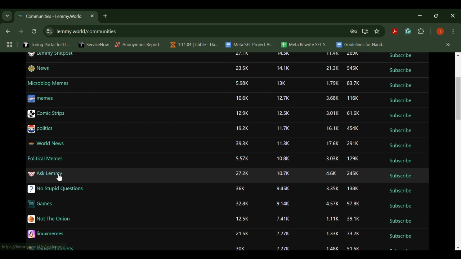 This screenshot has width=461, height=259. What do you see at coordinates (400, 250) in the screenshot?
I see `Subscribe` at bounding box center [400, 250].